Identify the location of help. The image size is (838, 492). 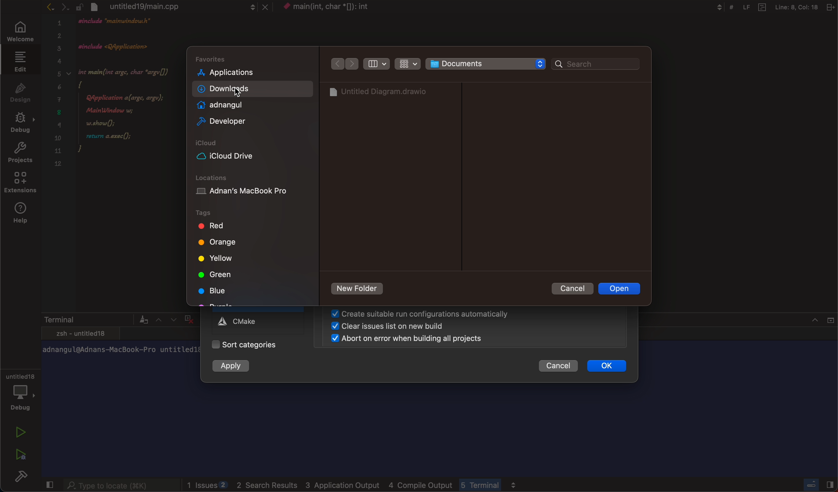
(24, 214).